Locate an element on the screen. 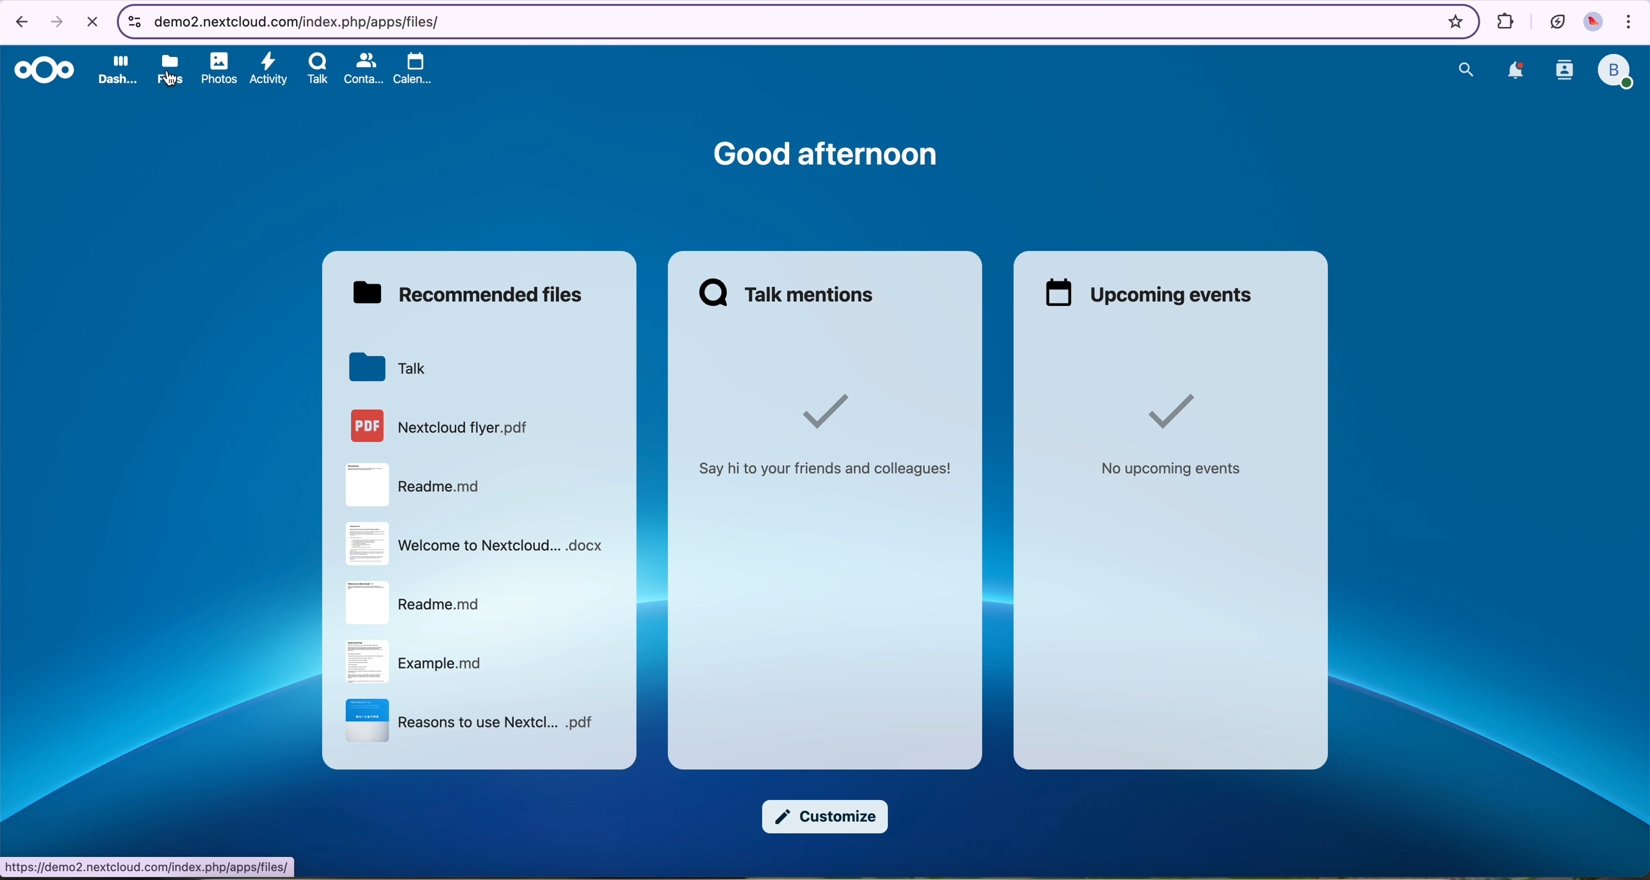 The height and width of the screenshot is (880, 1650). navigate back is located at coordinates (19, 24).